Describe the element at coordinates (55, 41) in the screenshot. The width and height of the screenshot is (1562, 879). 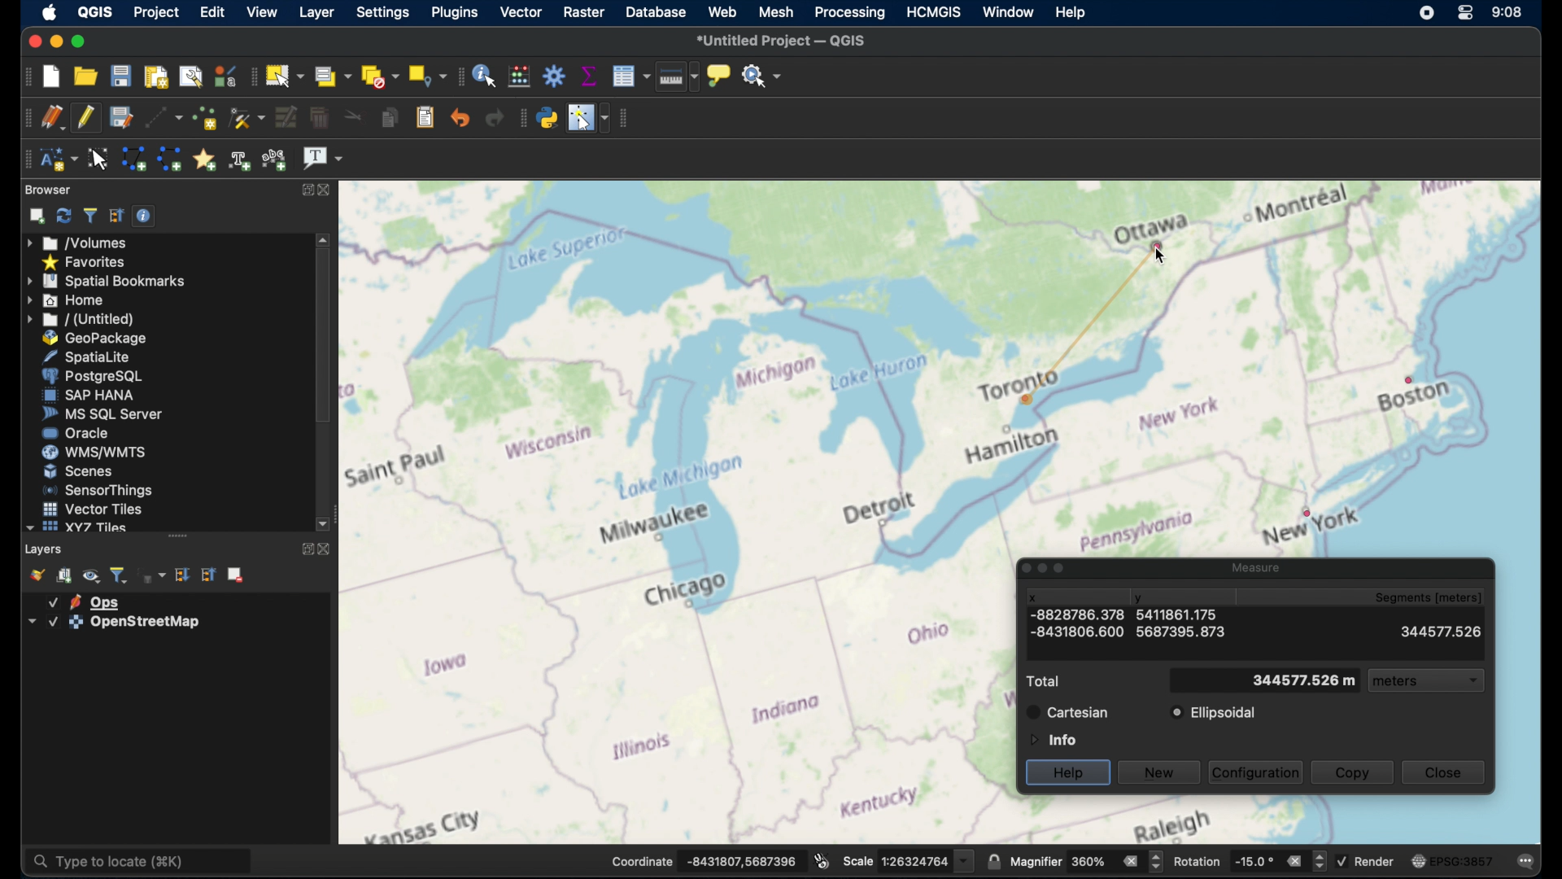
I see `minimize` at that location.